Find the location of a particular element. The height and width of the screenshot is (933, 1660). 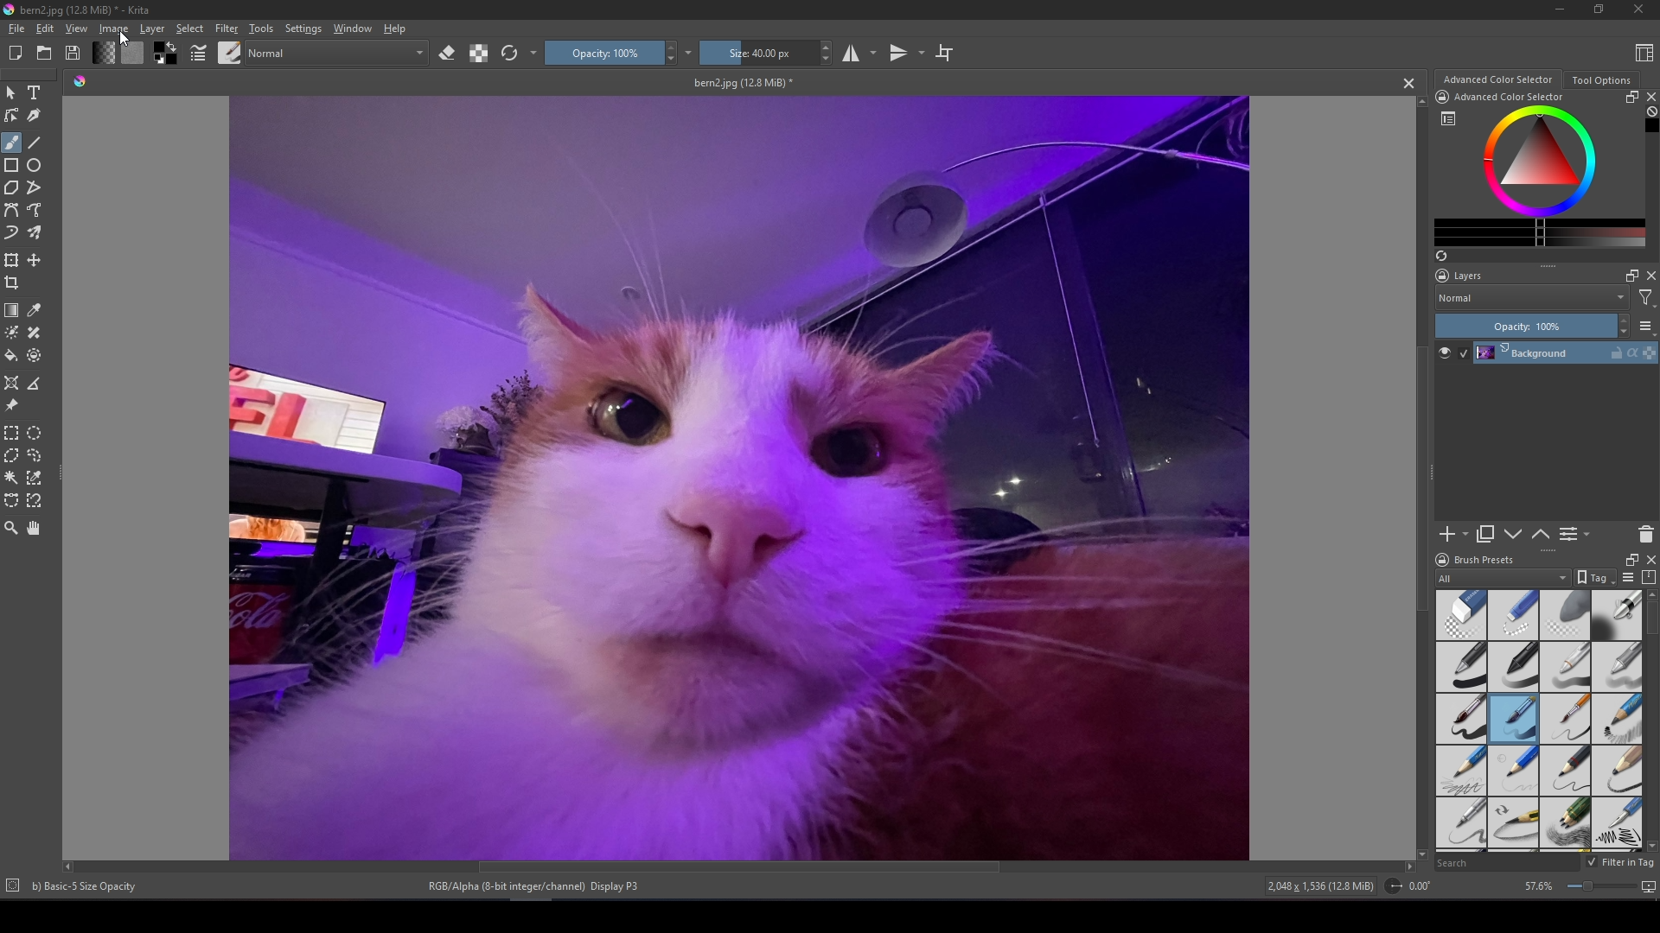

Layer is located at coordinates (152, 29).